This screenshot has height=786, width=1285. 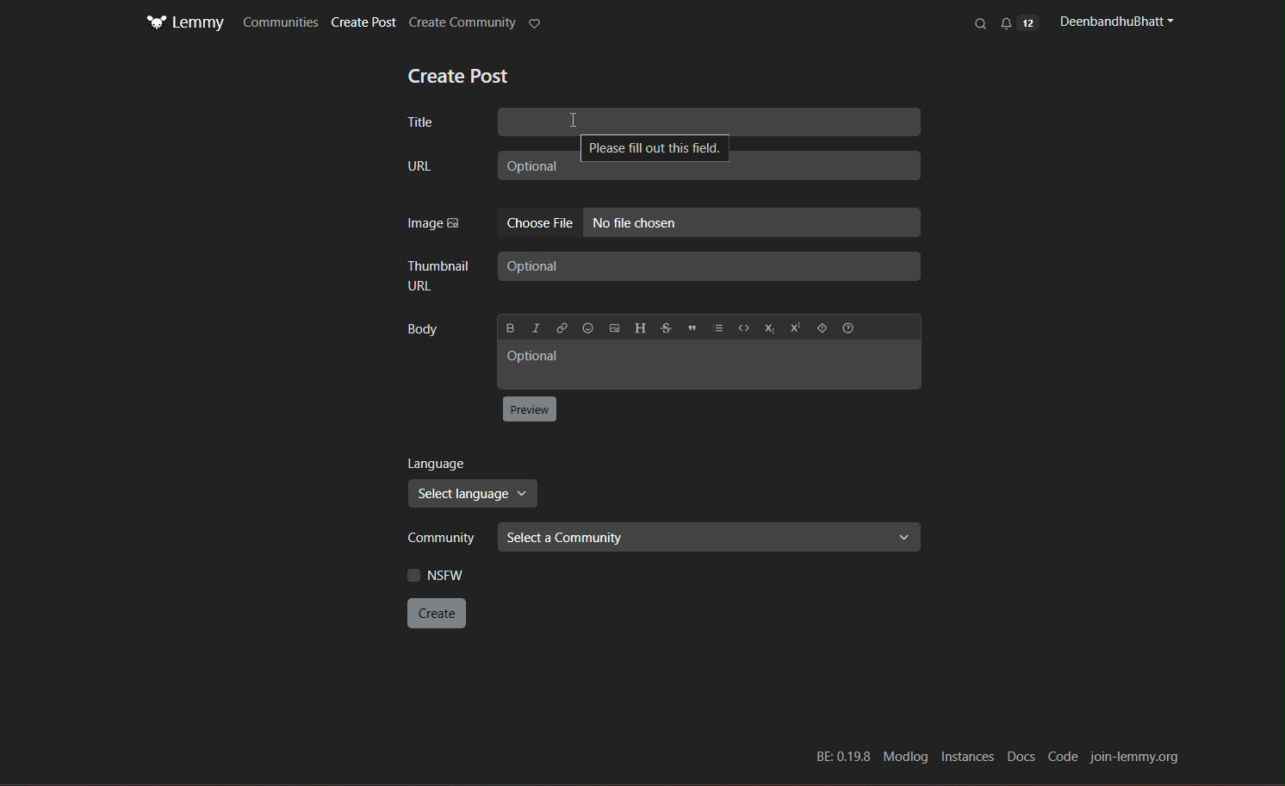 I want to click on Modlog, so click(x=904, y=757).